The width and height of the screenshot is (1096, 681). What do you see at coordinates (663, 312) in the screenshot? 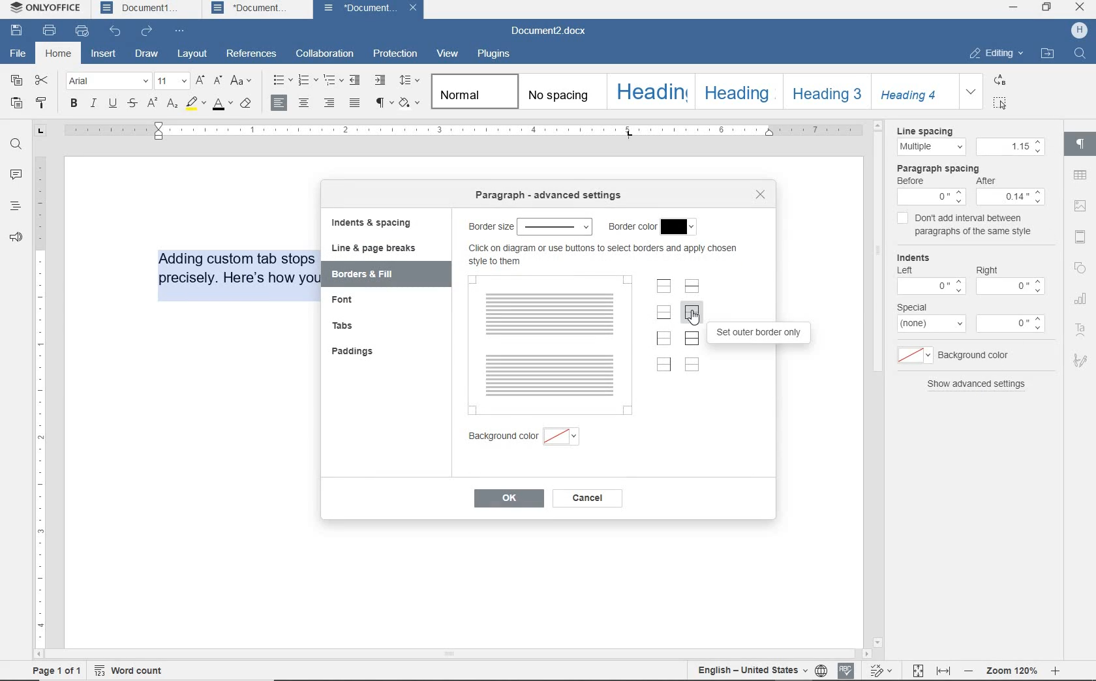
I see `set bottom border only` at bounding box center [663, 312].